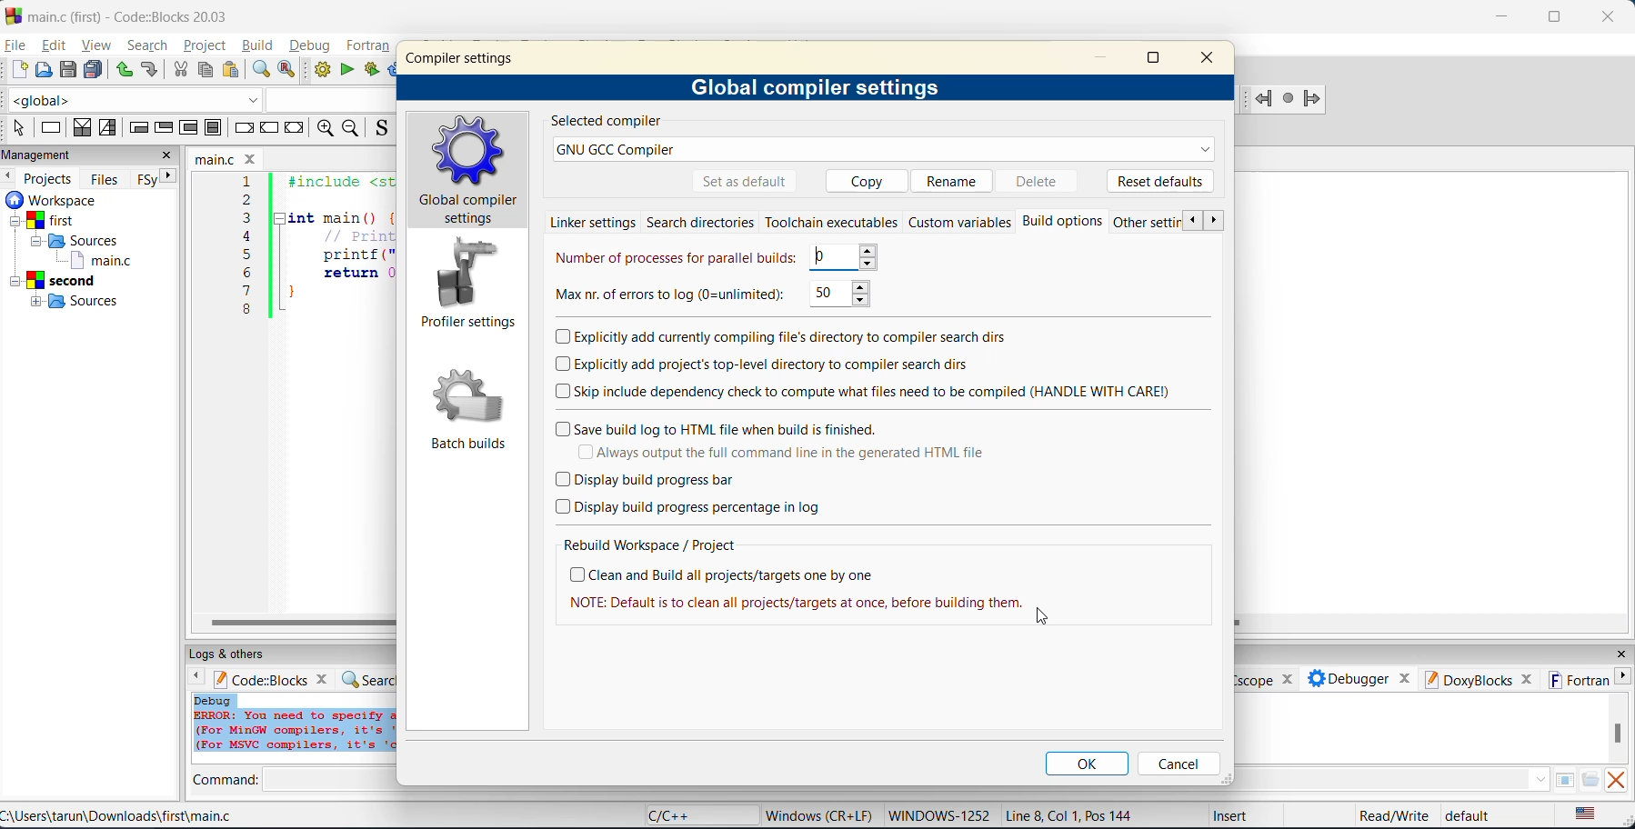  What do you see at coordinates (123, 16) in the screenshot?
I see `main.c (first) - Code::Blocks 20.03` at bounding box center [123, 16].